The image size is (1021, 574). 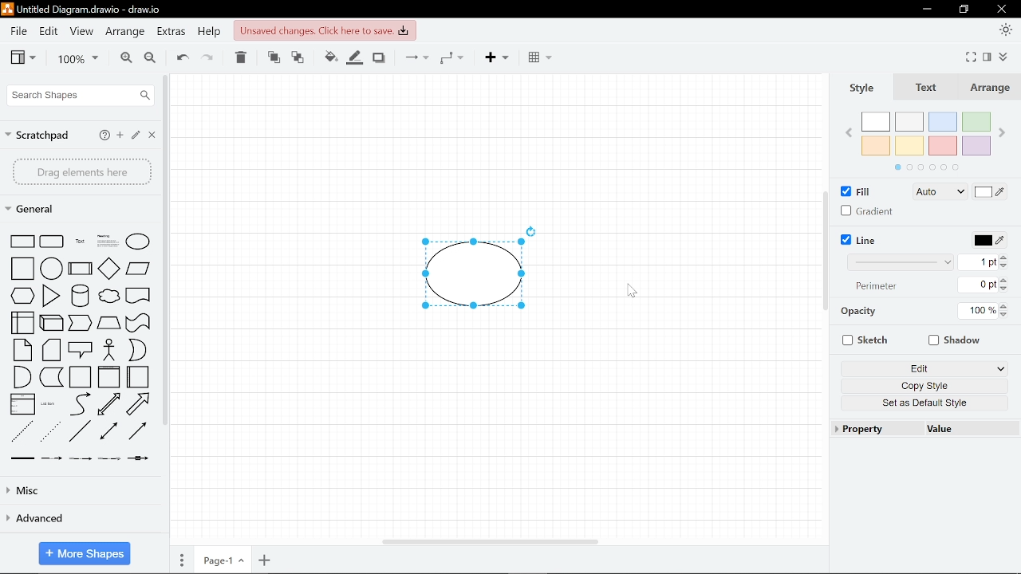 I want to click on Pages, so click(x=180, y=560).